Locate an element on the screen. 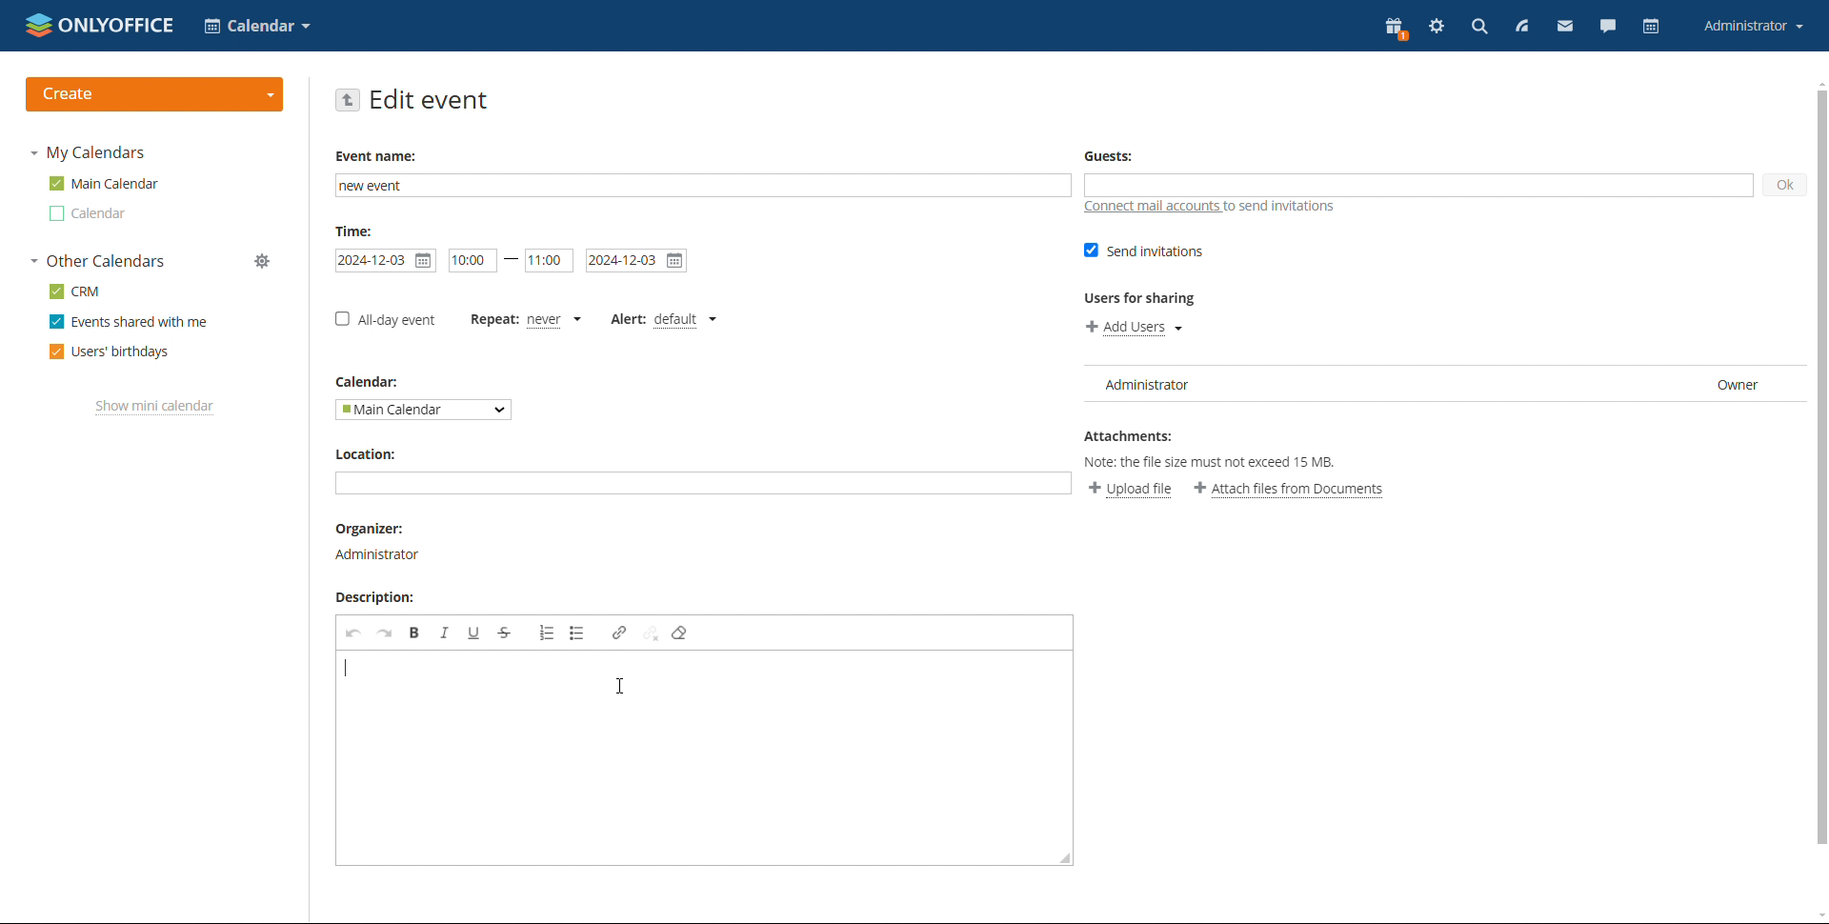 This screenshot has width=1829, height=924. go back is located at coordinates (349, 100).